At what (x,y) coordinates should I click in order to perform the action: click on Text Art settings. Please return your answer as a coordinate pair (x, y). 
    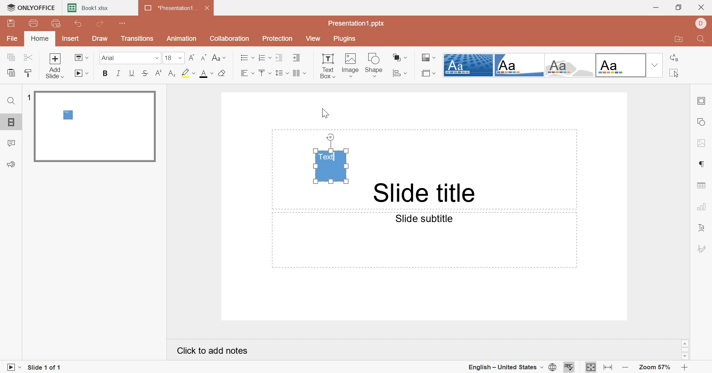
    Looking at the image, I should click on (703, 229).